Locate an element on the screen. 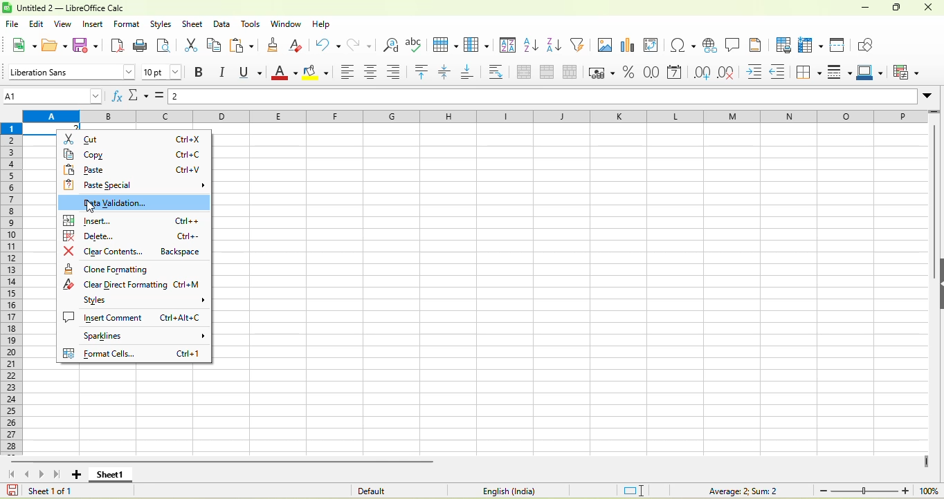  auto filter is located at coordinates (582, 44).